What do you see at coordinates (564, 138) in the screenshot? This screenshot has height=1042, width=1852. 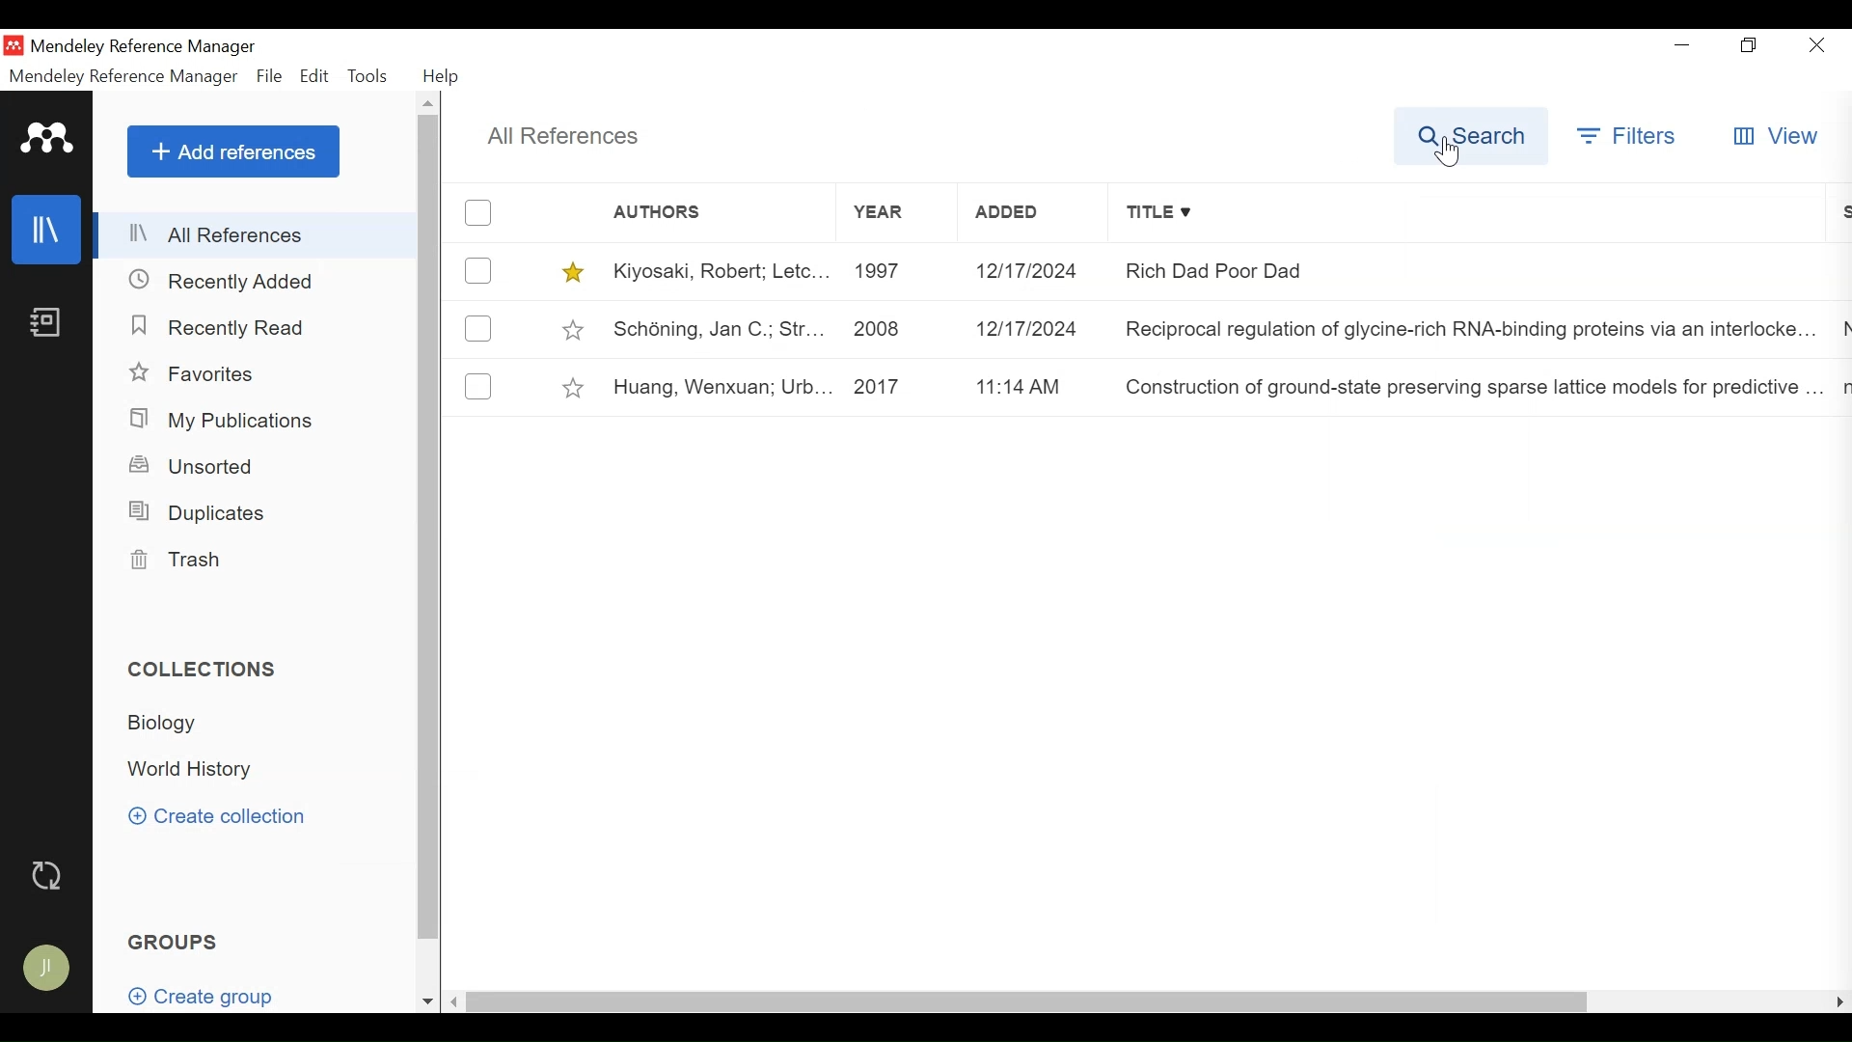 I see `All References` at bounding box center [564, 138].